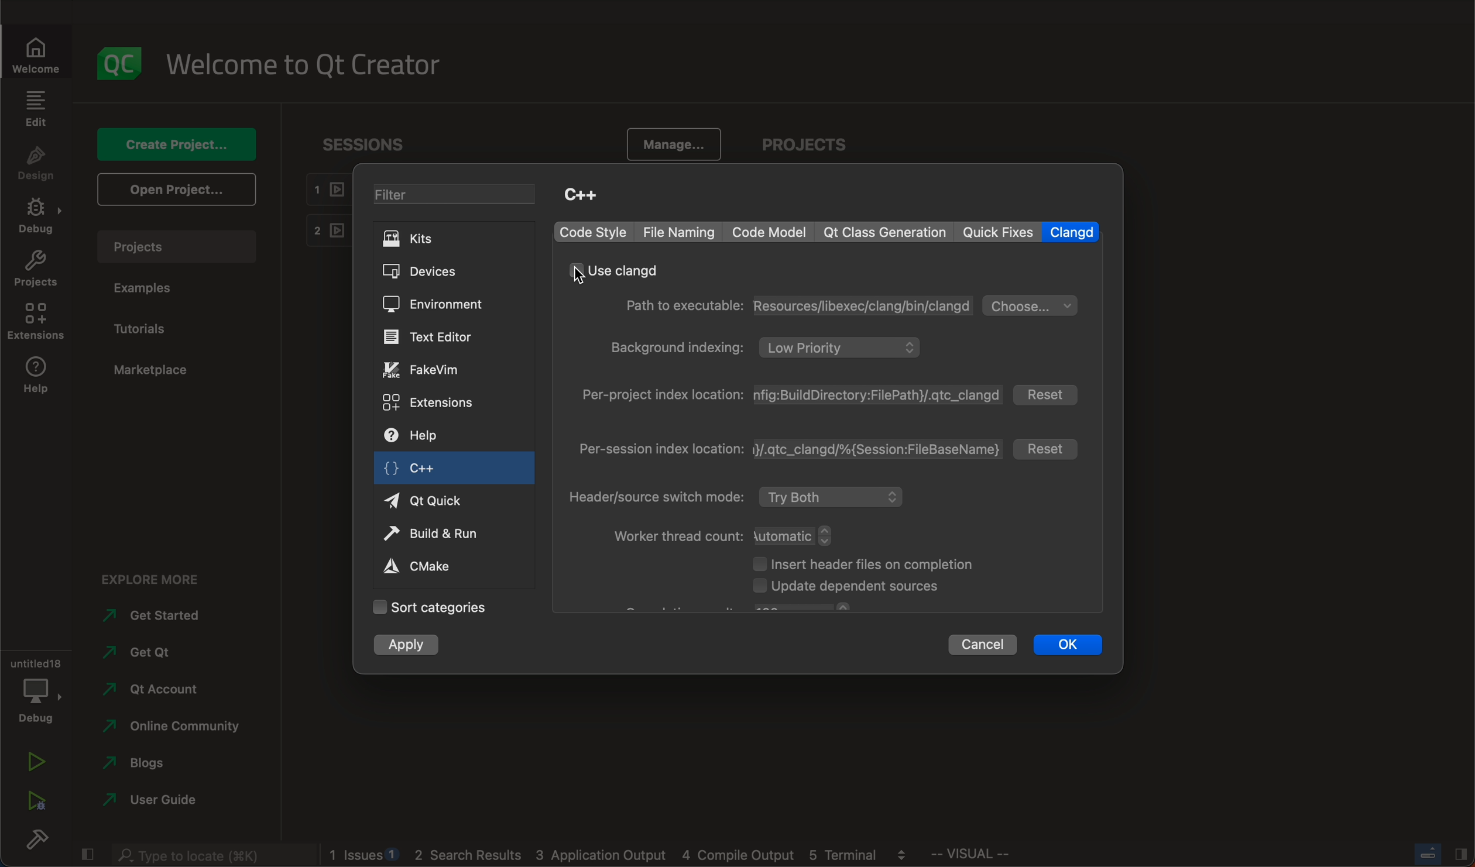 This screenshot has height=867, width=1475. I want to click on explore, so click(160, 578).